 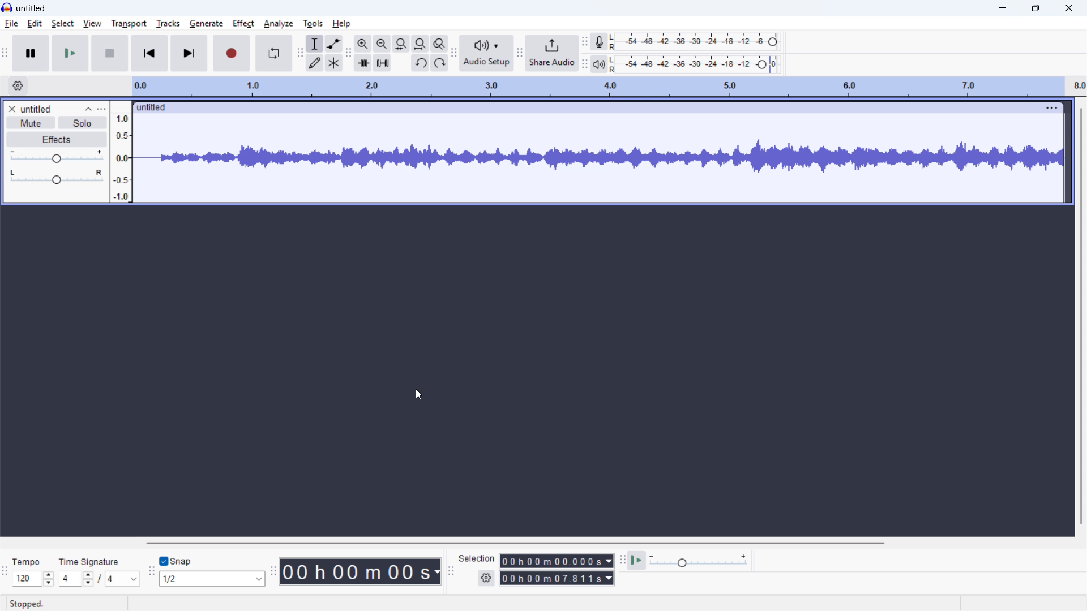 What do you see at coordinates (18, 86) in the screenshot?
I see `timeline settings` at bounding box center [18, 86].